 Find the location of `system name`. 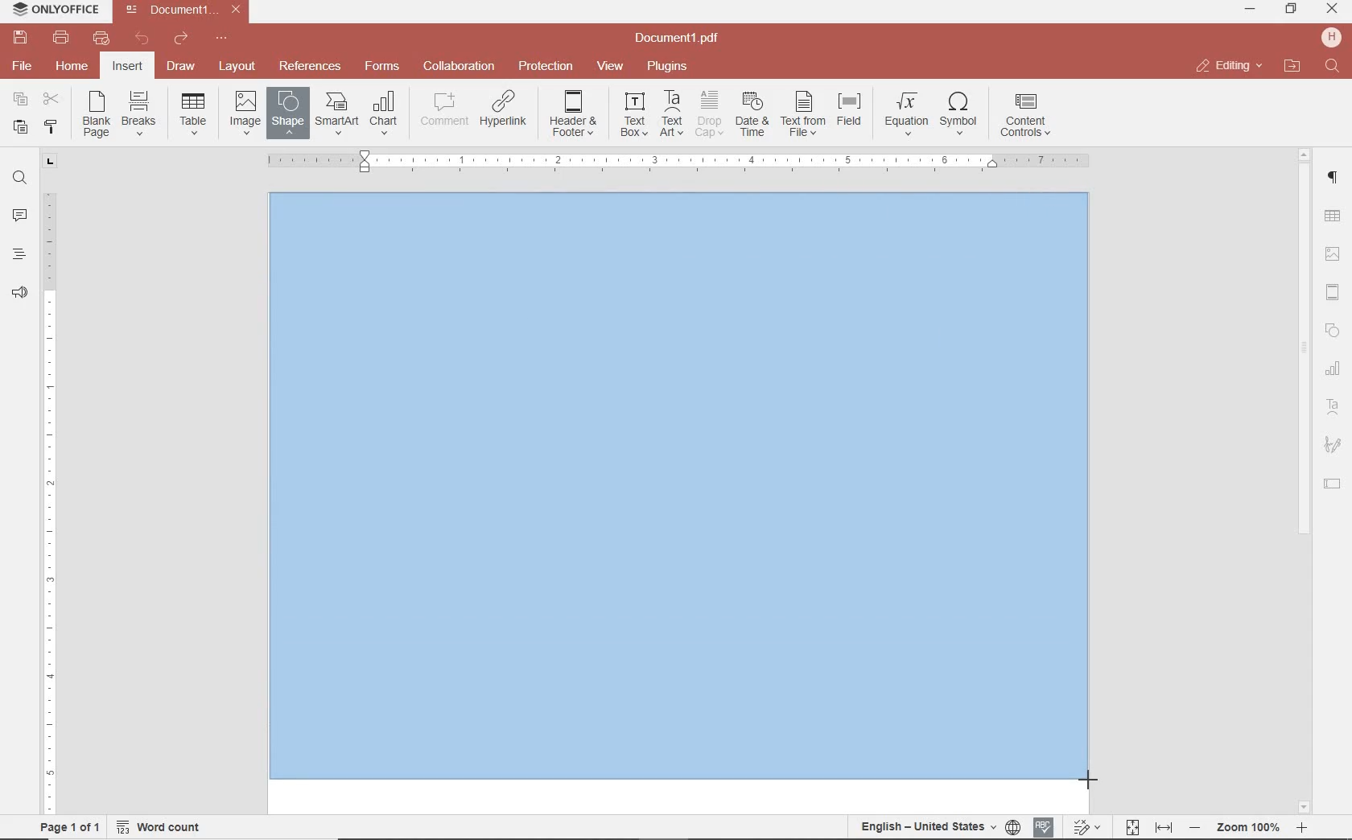

system name is located at coordinates (52, 10).